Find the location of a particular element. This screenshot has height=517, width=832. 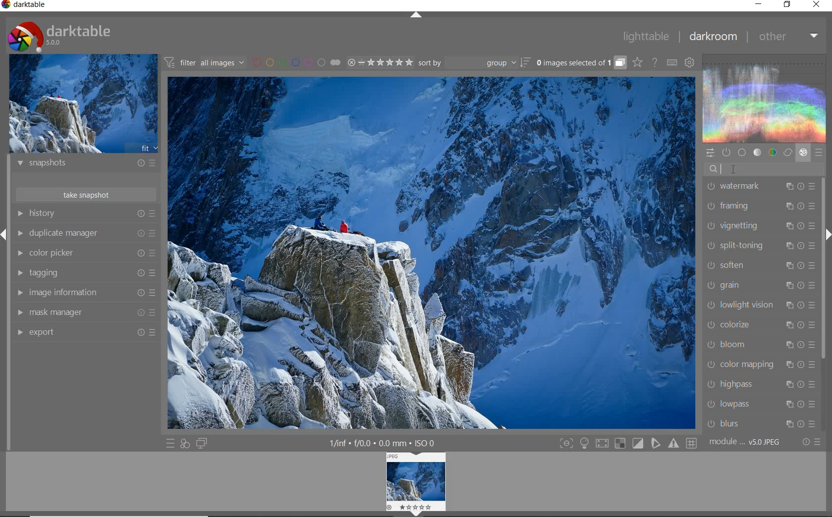

lighttable is located at coordinates (646, 36).